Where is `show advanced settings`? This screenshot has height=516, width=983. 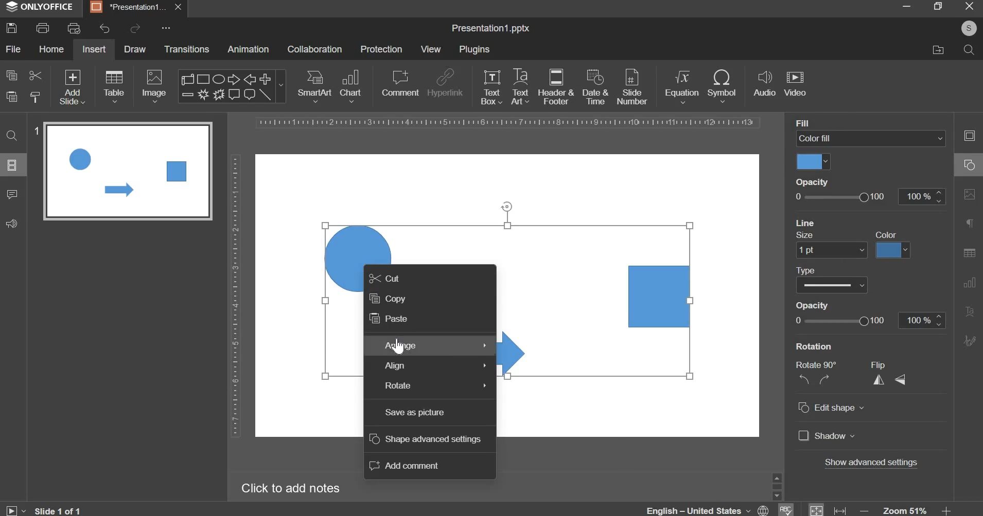 show advanced settings is located at coordinates (873, 464).